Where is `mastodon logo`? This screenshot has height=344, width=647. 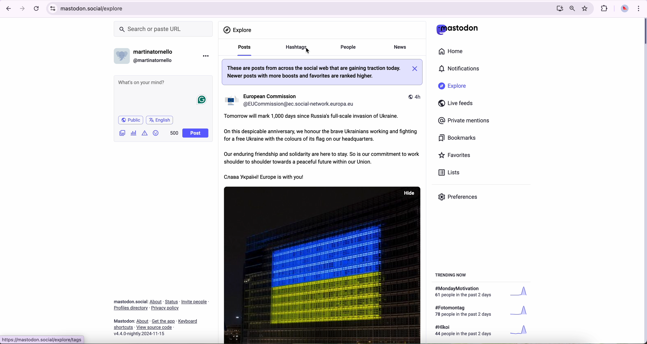 mastodon logo is located at coordinates (457, 29).